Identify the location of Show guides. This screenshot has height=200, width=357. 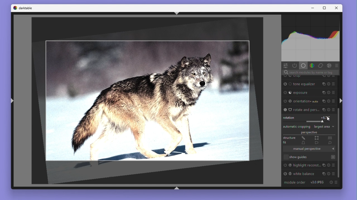
(308, 157).